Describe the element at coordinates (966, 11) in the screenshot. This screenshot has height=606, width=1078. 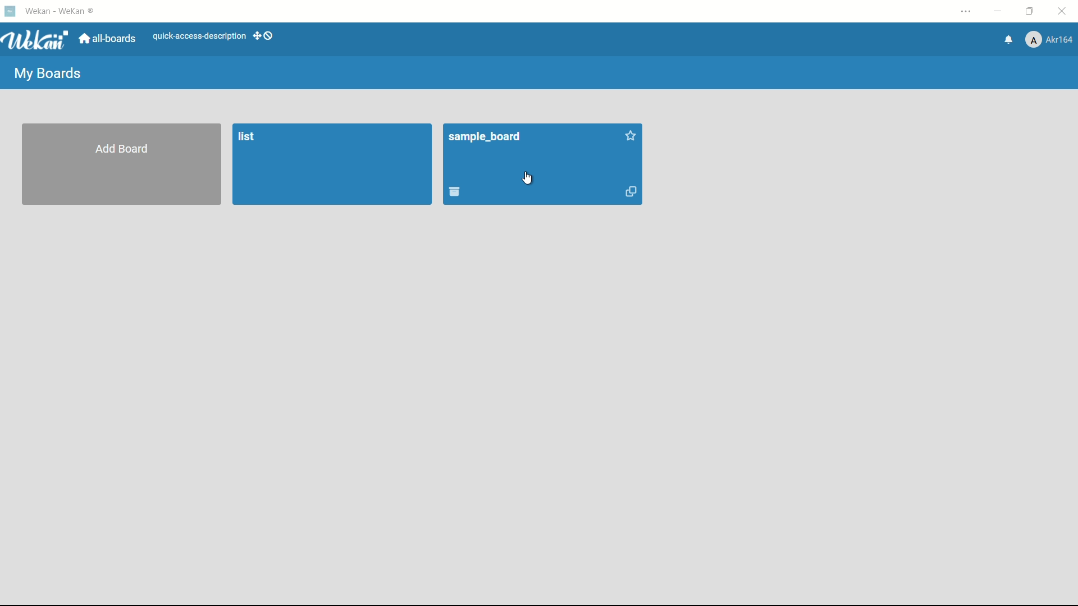
I see `settings and more` at that location.